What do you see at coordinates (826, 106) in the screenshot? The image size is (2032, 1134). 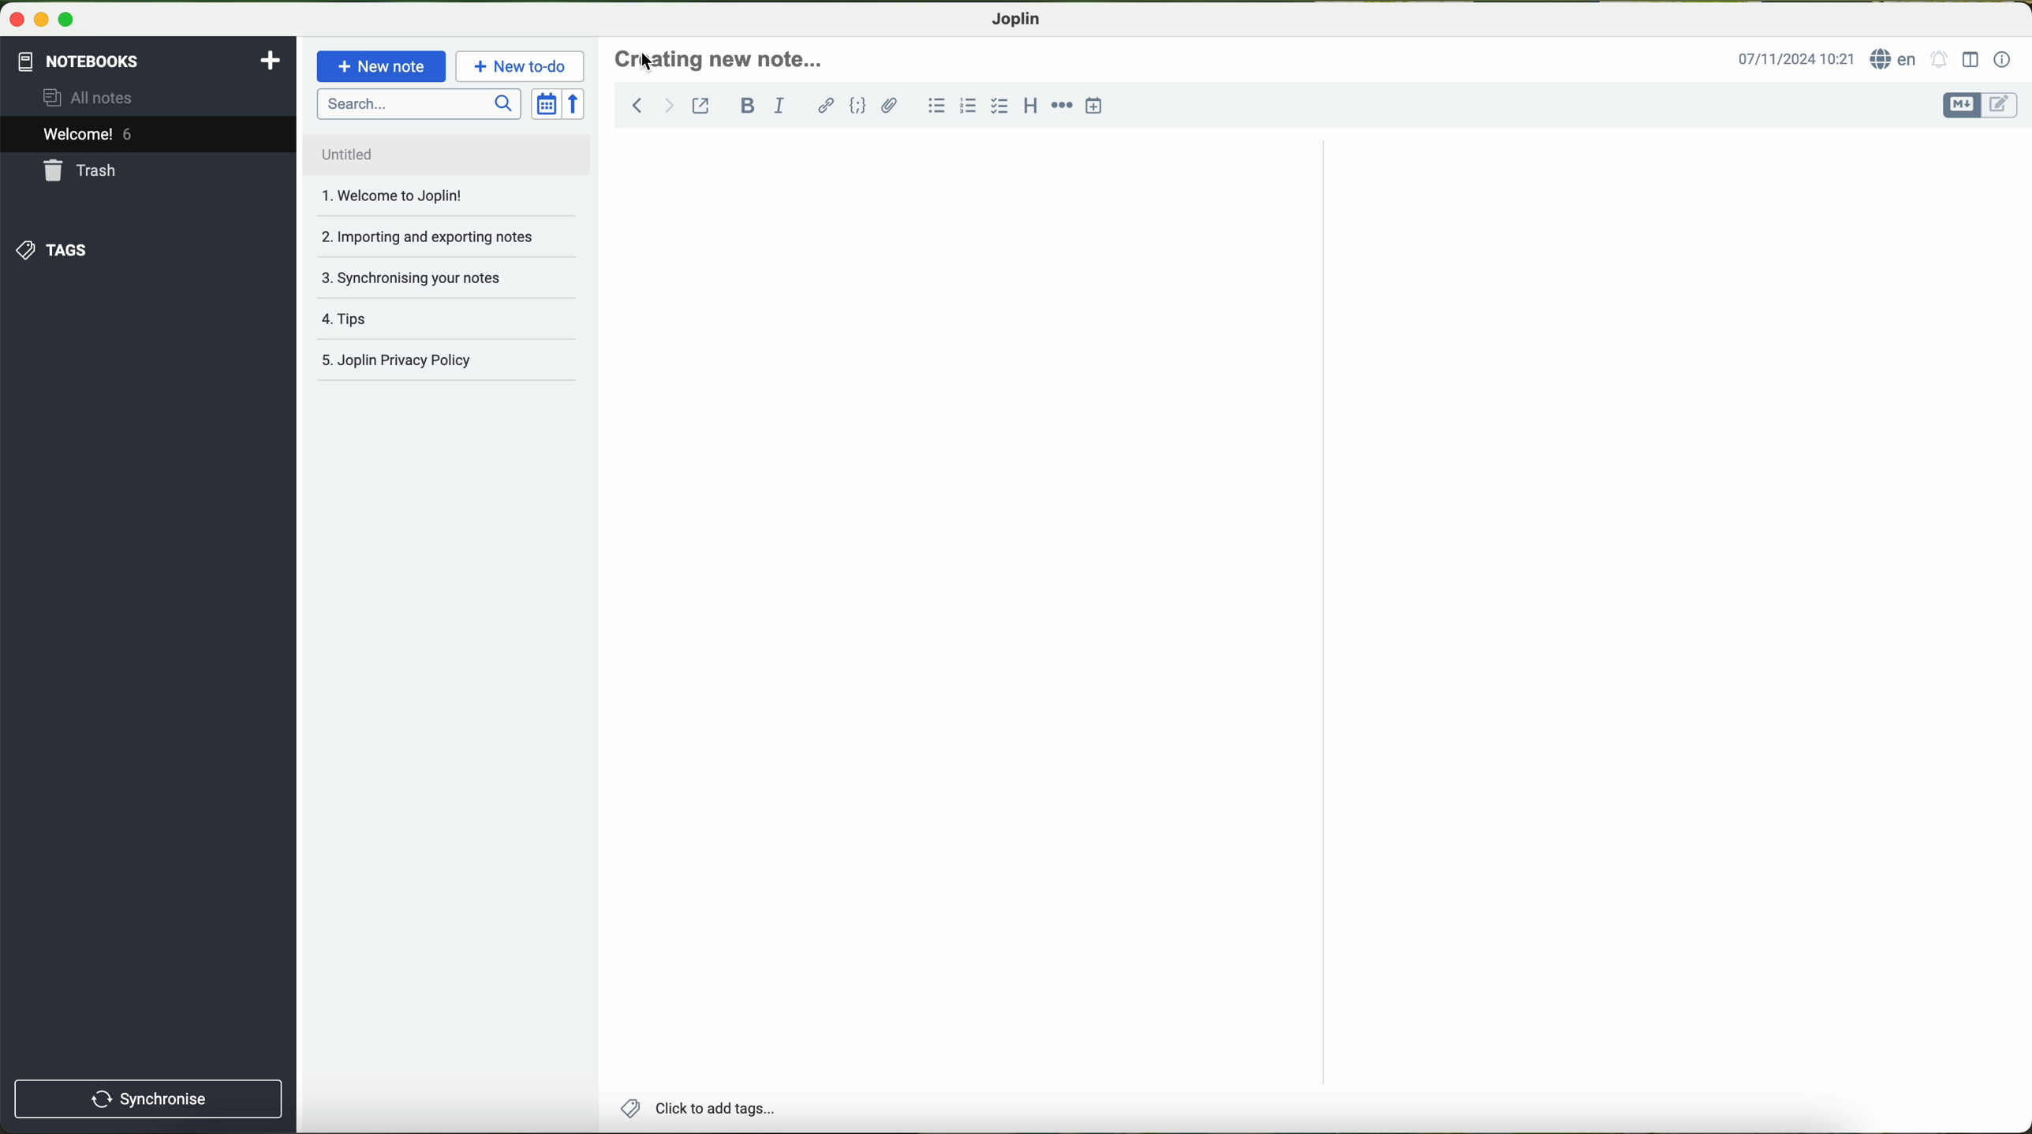 I see `hyperlink` at bounding box center [826, 106].